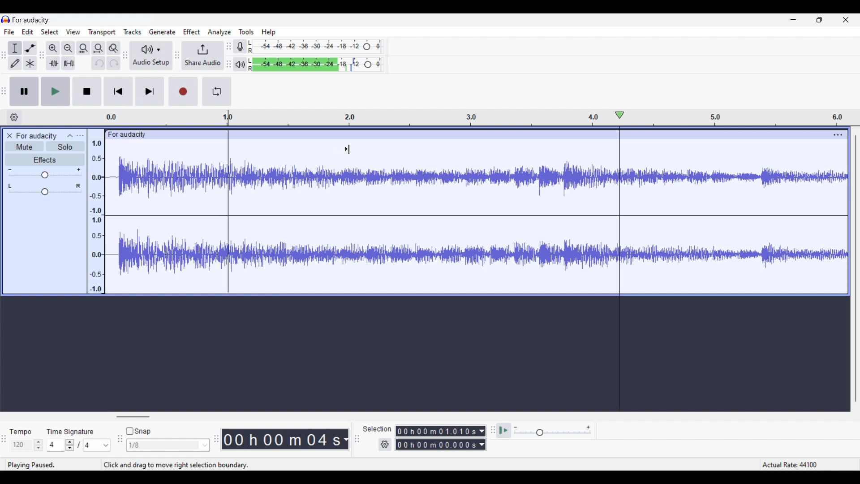  I want to click on Analyze menu, so click(219, 32).